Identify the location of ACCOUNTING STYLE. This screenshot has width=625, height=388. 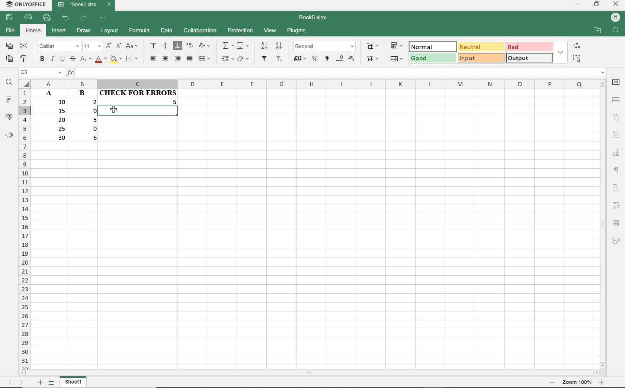
(300, 58).